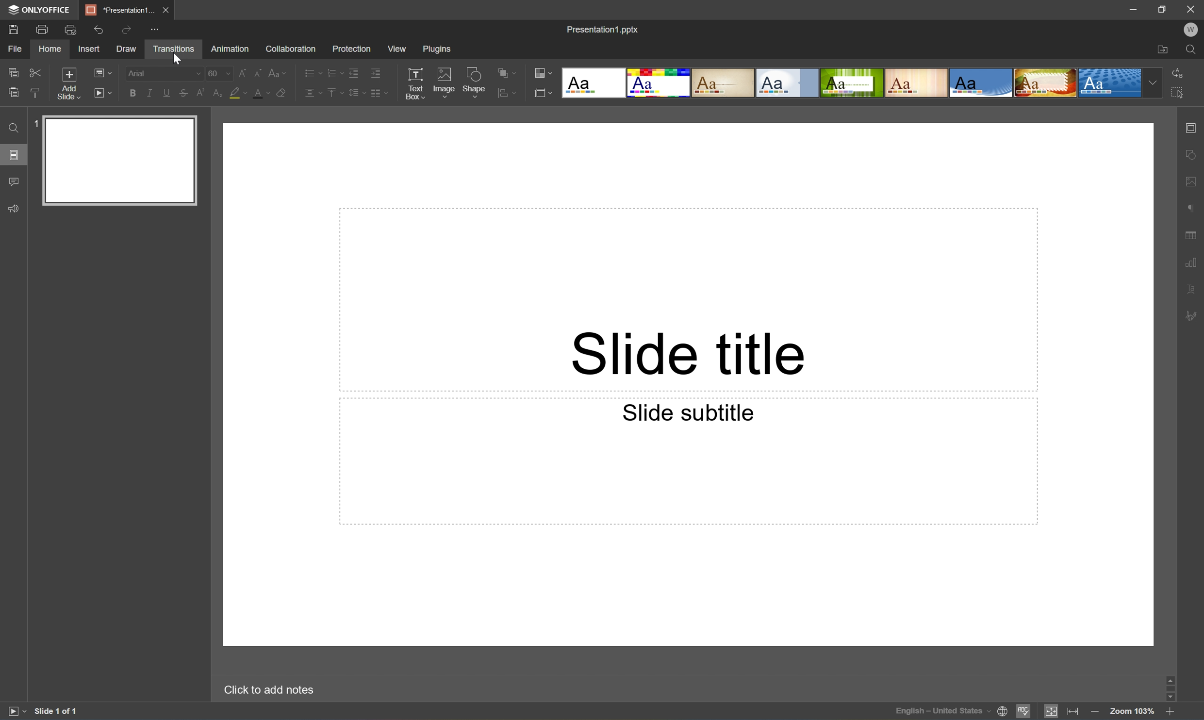 This screenshot has width=1204, height=720. I want to click on Increment font size, so click(239, 73).